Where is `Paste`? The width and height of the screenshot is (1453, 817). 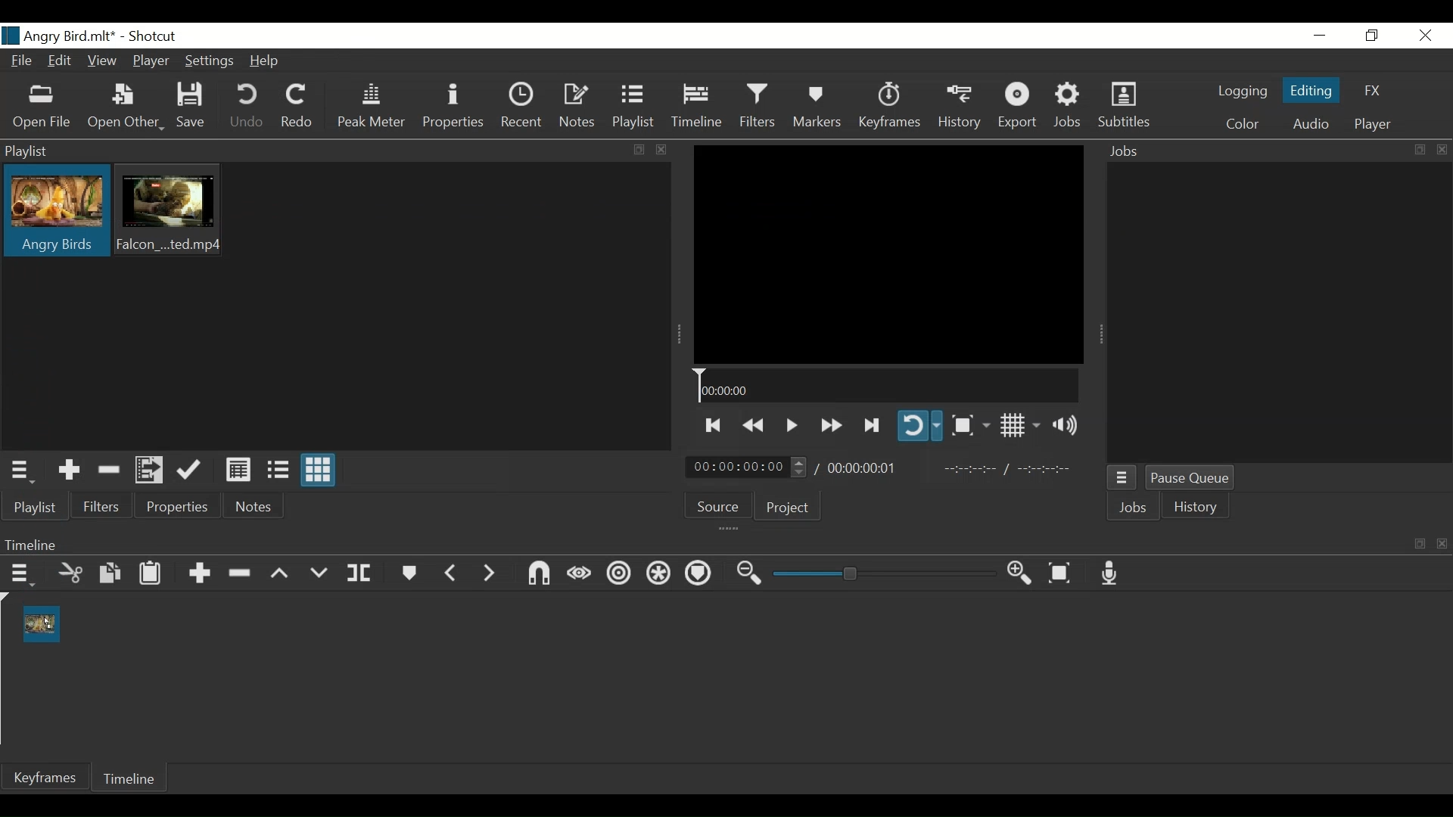
Paste is located at coordinates (149, 573).